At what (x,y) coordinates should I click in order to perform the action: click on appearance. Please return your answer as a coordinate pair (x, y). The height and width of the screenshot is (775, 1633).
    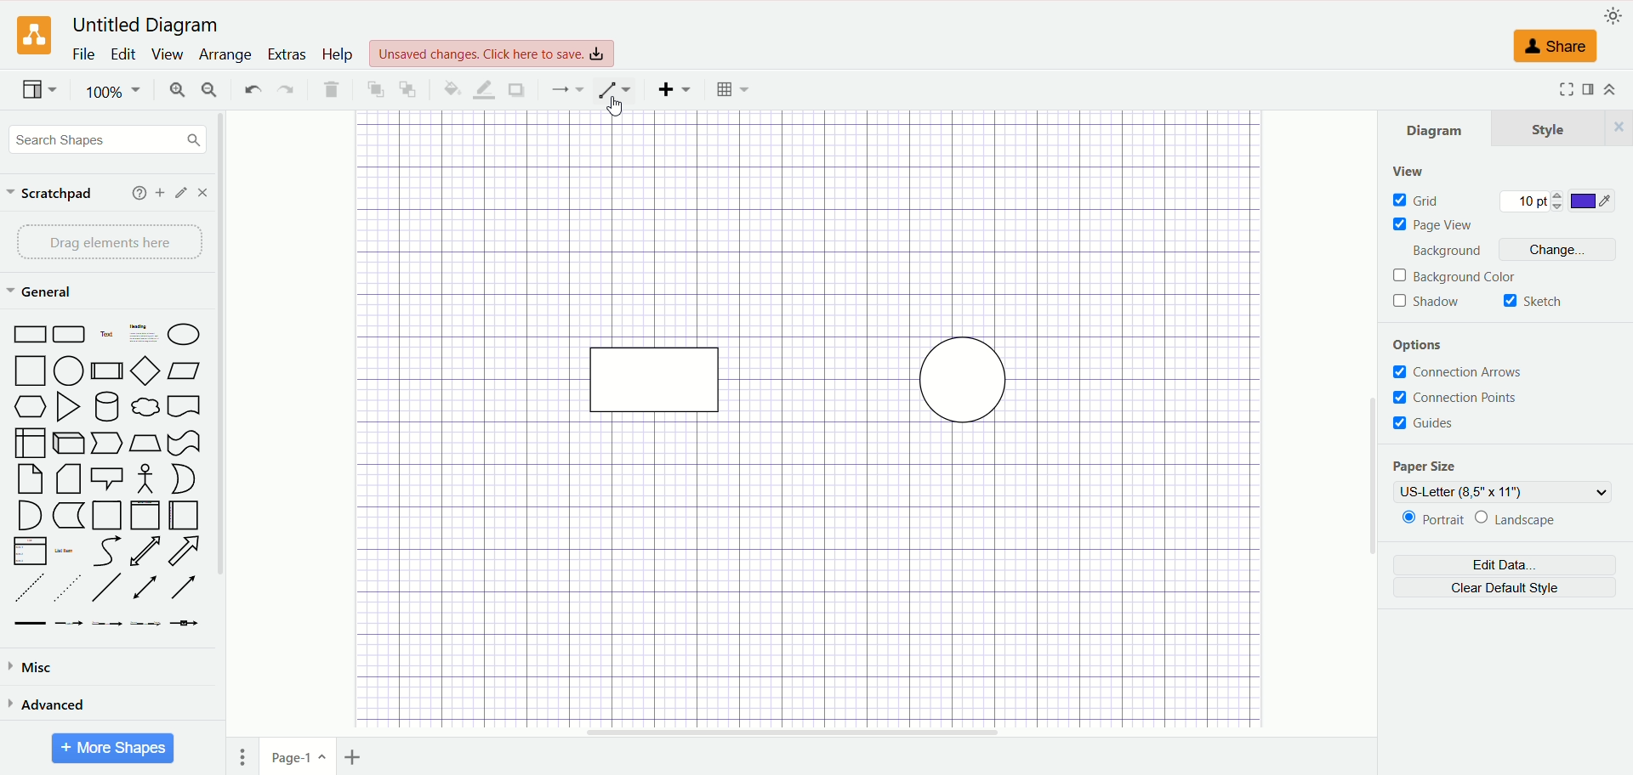
    Looking at the image, I should click on (1610, 15).